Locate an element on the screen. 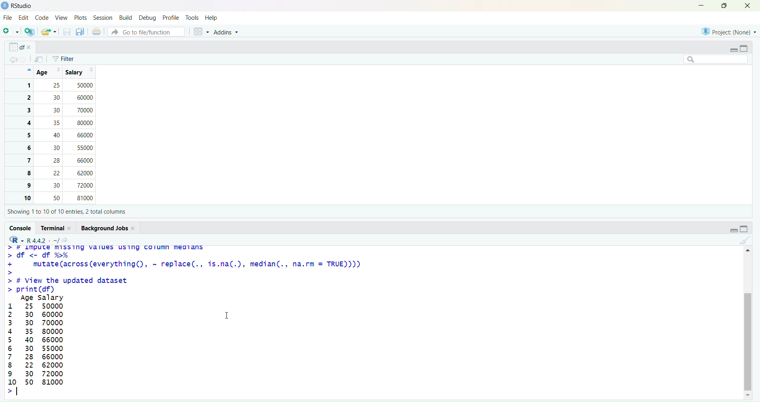 This screenshot has height=402, width=760. save current documet is located at coordinates (66, 32).